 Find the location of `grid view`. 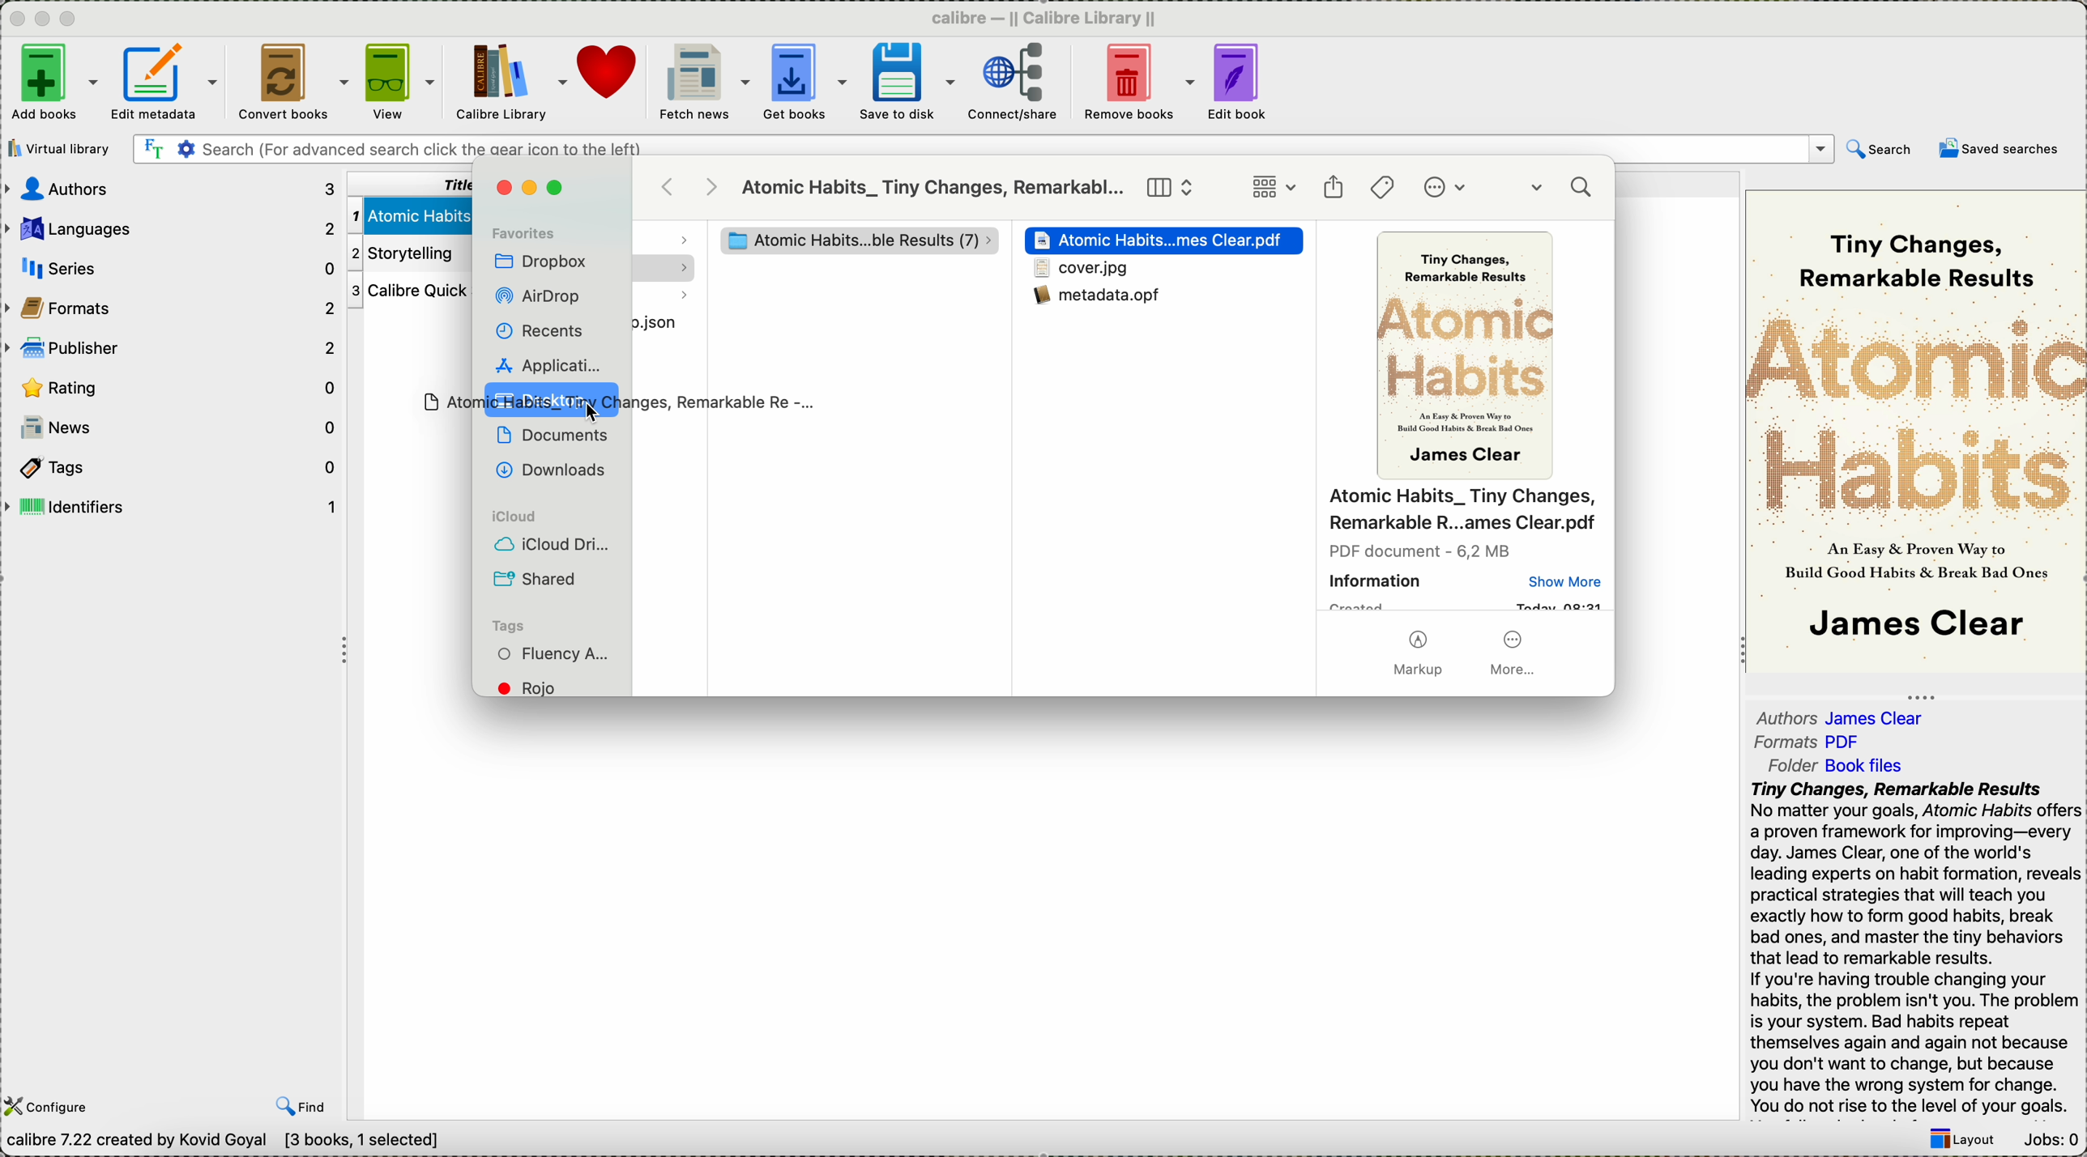

grid view is located at coordinates (1274, 188).